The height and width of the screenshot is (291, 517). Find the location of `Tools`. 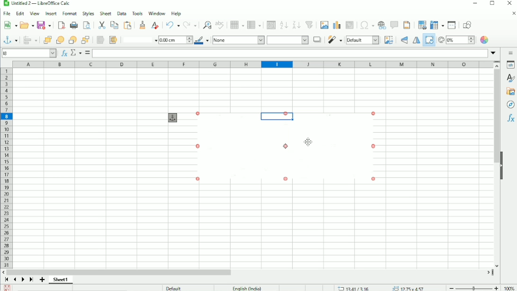

Tools is located at coordinates (138, 14).